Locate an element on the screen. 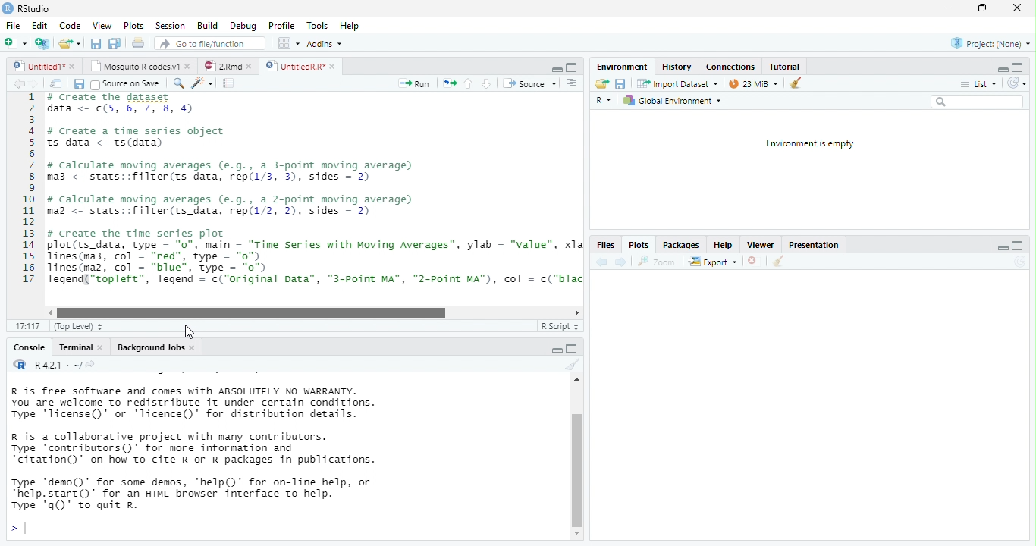 The image size is (1036, 546). save all open document is located at coordinates (96, 43).